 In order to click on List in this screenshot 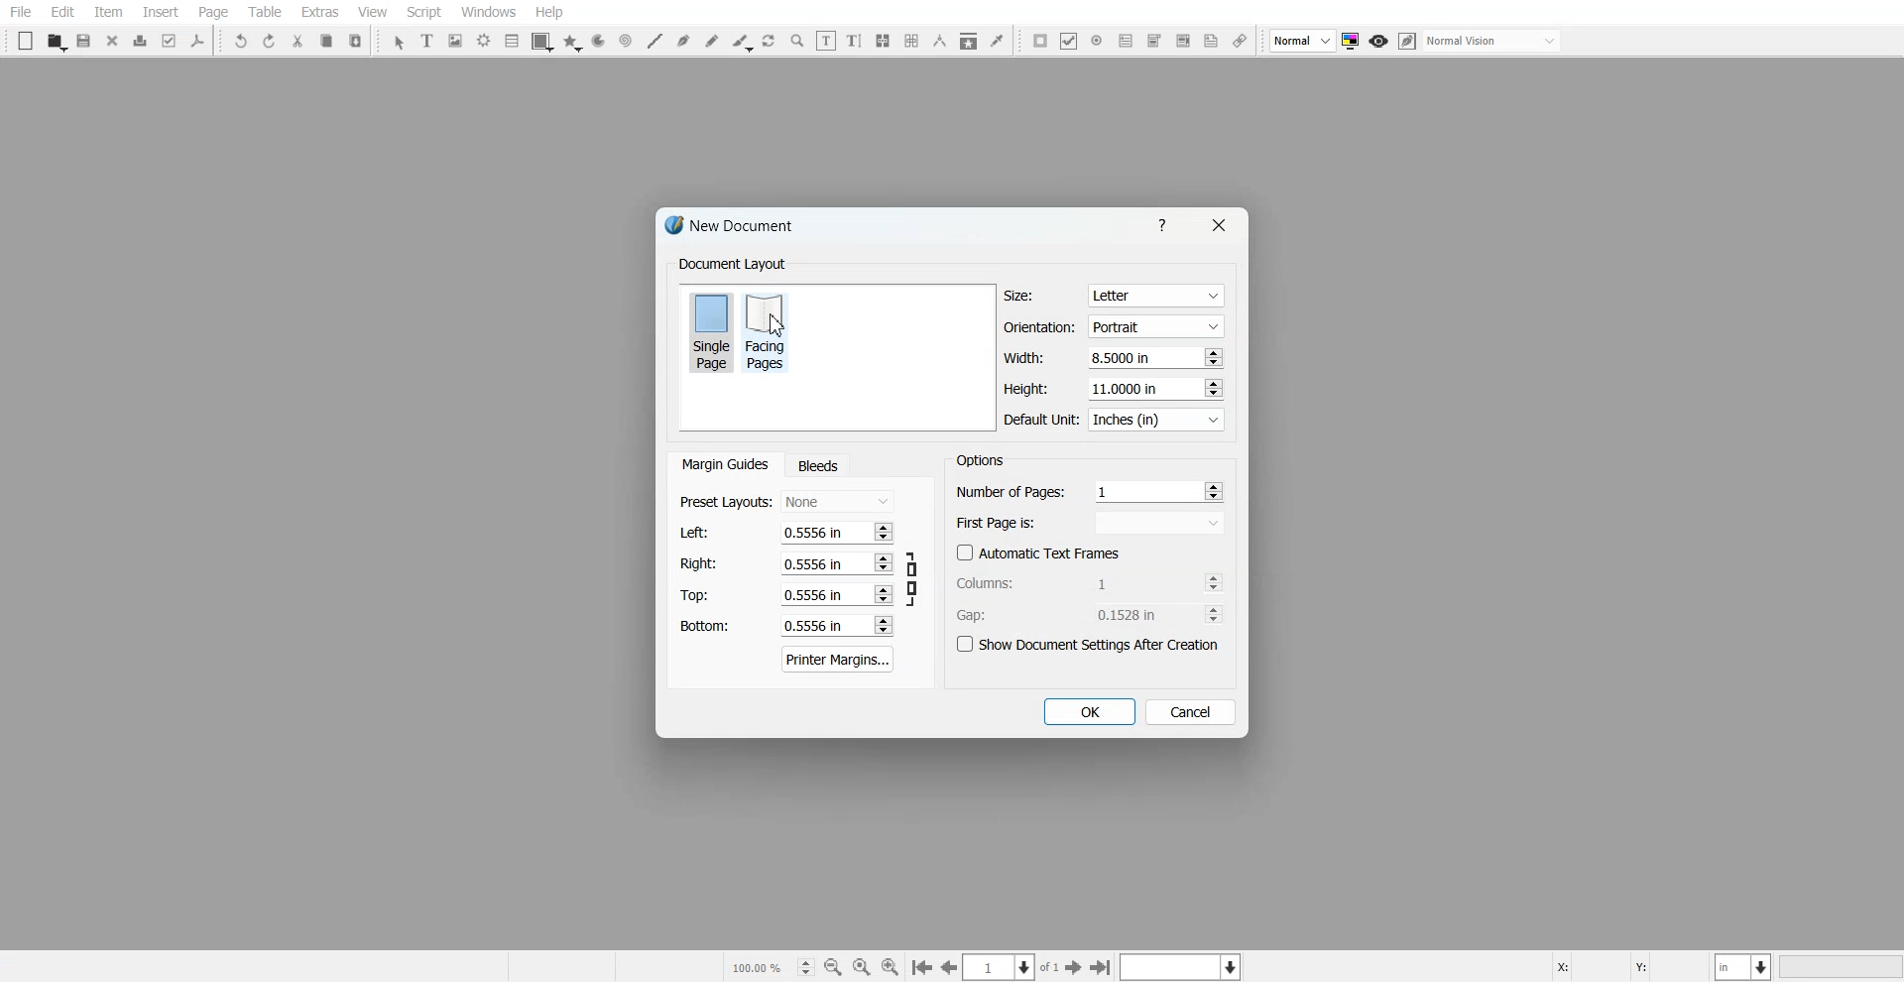, I will do `click(513, 40)`.